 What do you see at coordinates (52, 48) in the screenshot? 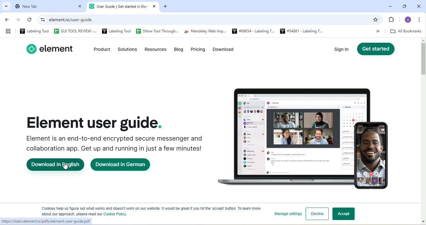
I see `element` at bounding box center [52, 48].